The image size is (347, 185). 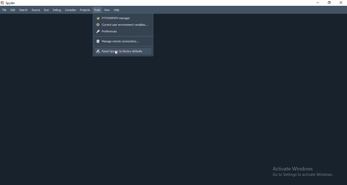 What do you see at coordinates (303, 171) in the screenshot?
I see `Activate Windows
Go to Settings to activate Windows.` at bounding box center [303, 171].